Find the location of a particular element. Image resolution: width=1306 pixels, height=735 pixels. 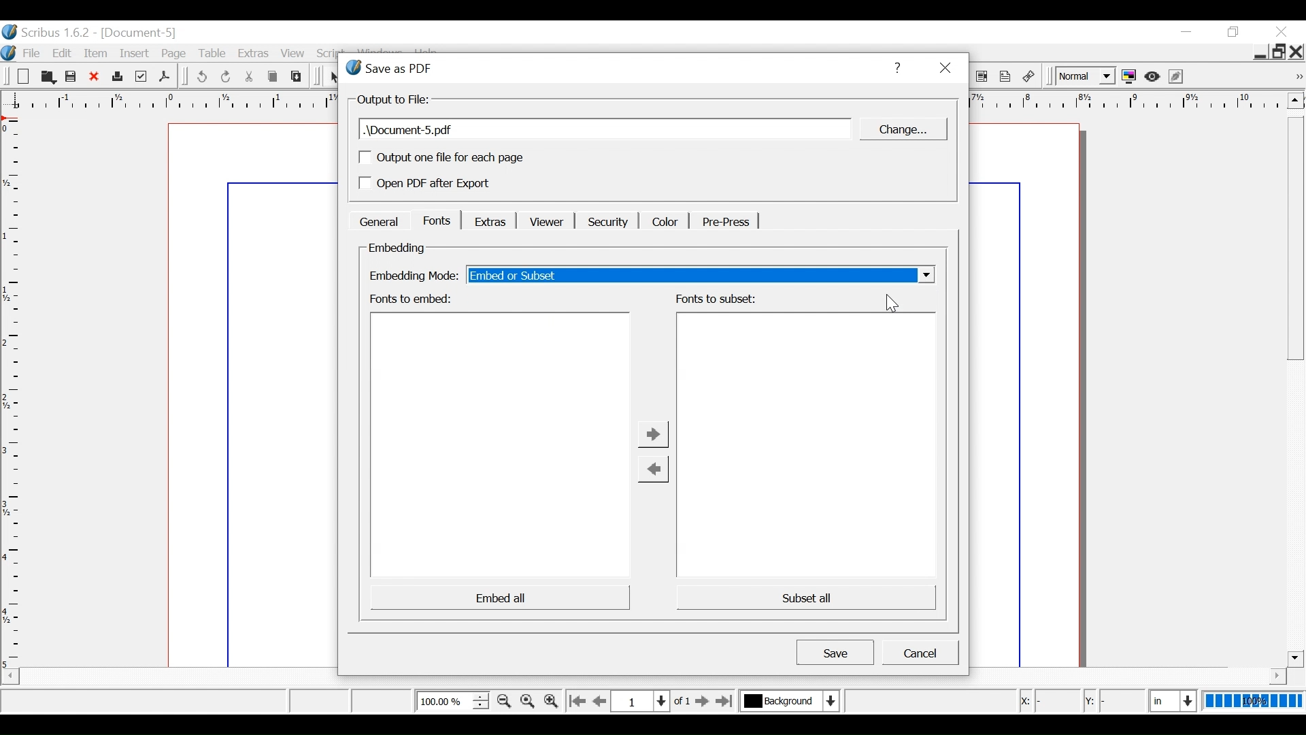

Go to the last page is located at coordinates (726, 701).